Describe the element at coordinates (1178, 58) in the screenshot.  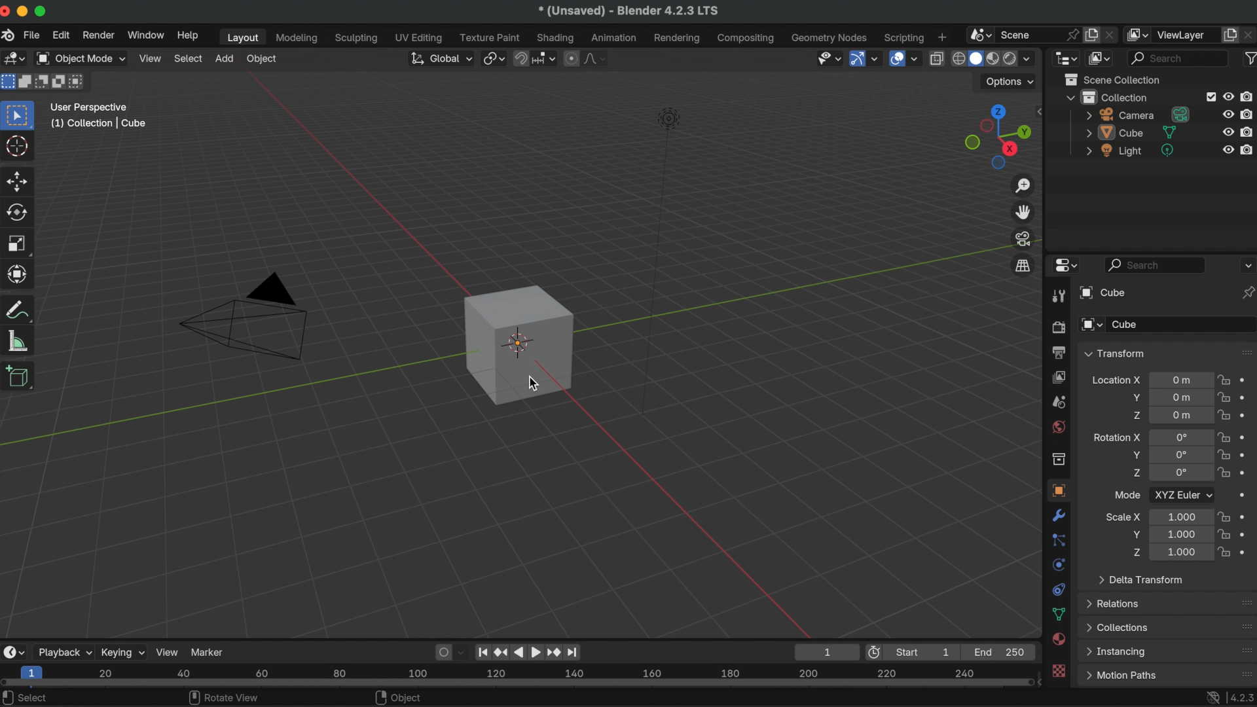
I see `display filter` at that location.